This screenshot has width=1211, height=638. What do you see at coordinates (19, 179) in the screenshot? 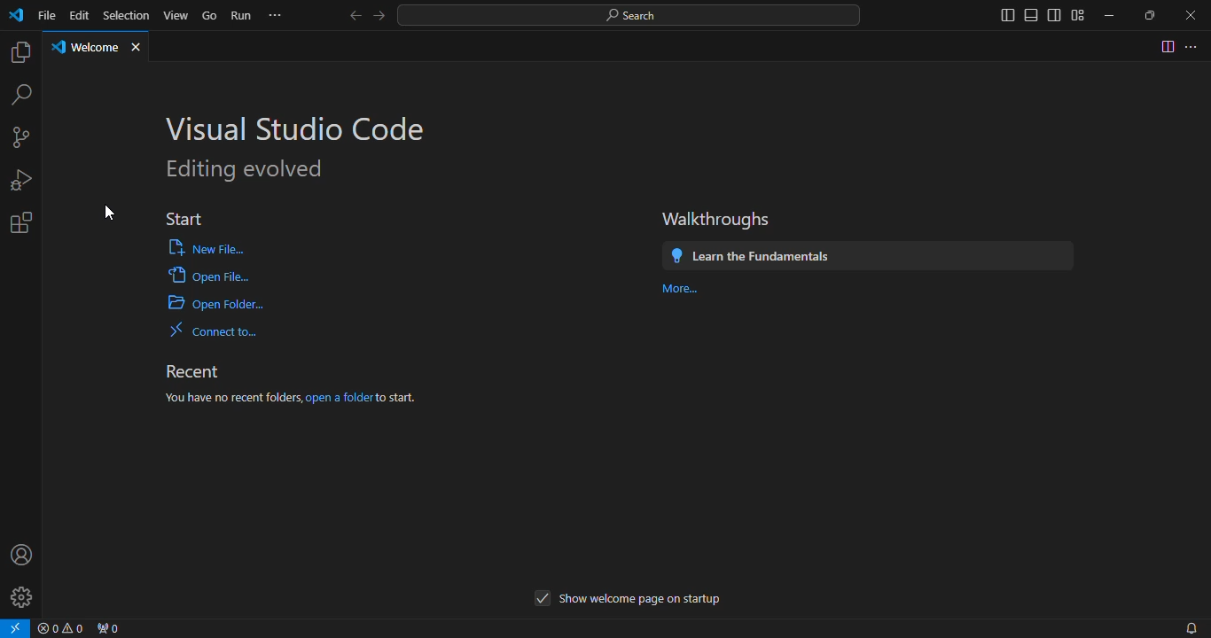
I see `bug` at bounding box center [19, 179].